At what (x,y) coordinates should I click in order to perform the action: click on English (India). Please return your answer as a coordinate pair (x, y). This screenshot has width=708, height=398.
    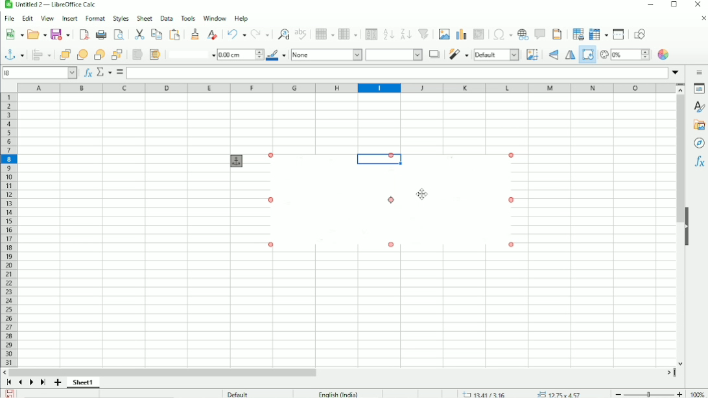
    Looking at the image, I should click on (337, 393).